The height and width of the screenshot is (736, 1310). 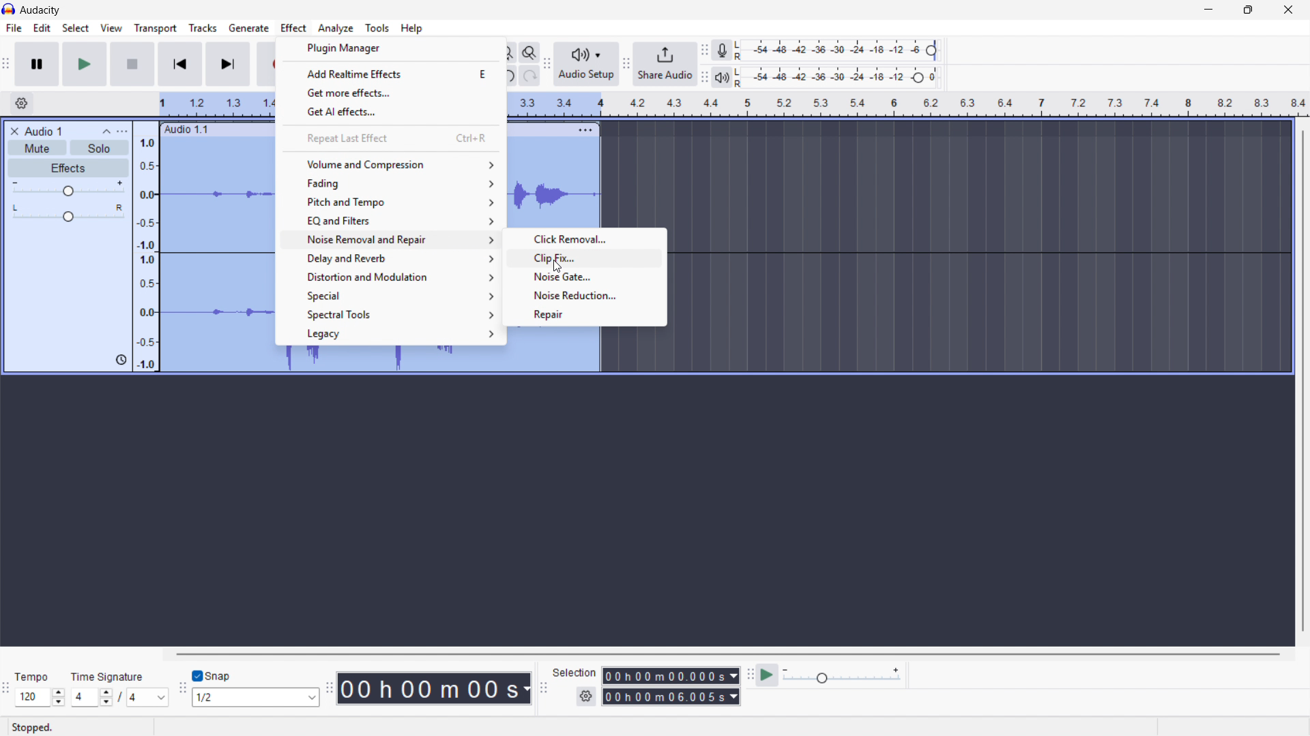 I want to click on pause , so click(x=36, y=63).